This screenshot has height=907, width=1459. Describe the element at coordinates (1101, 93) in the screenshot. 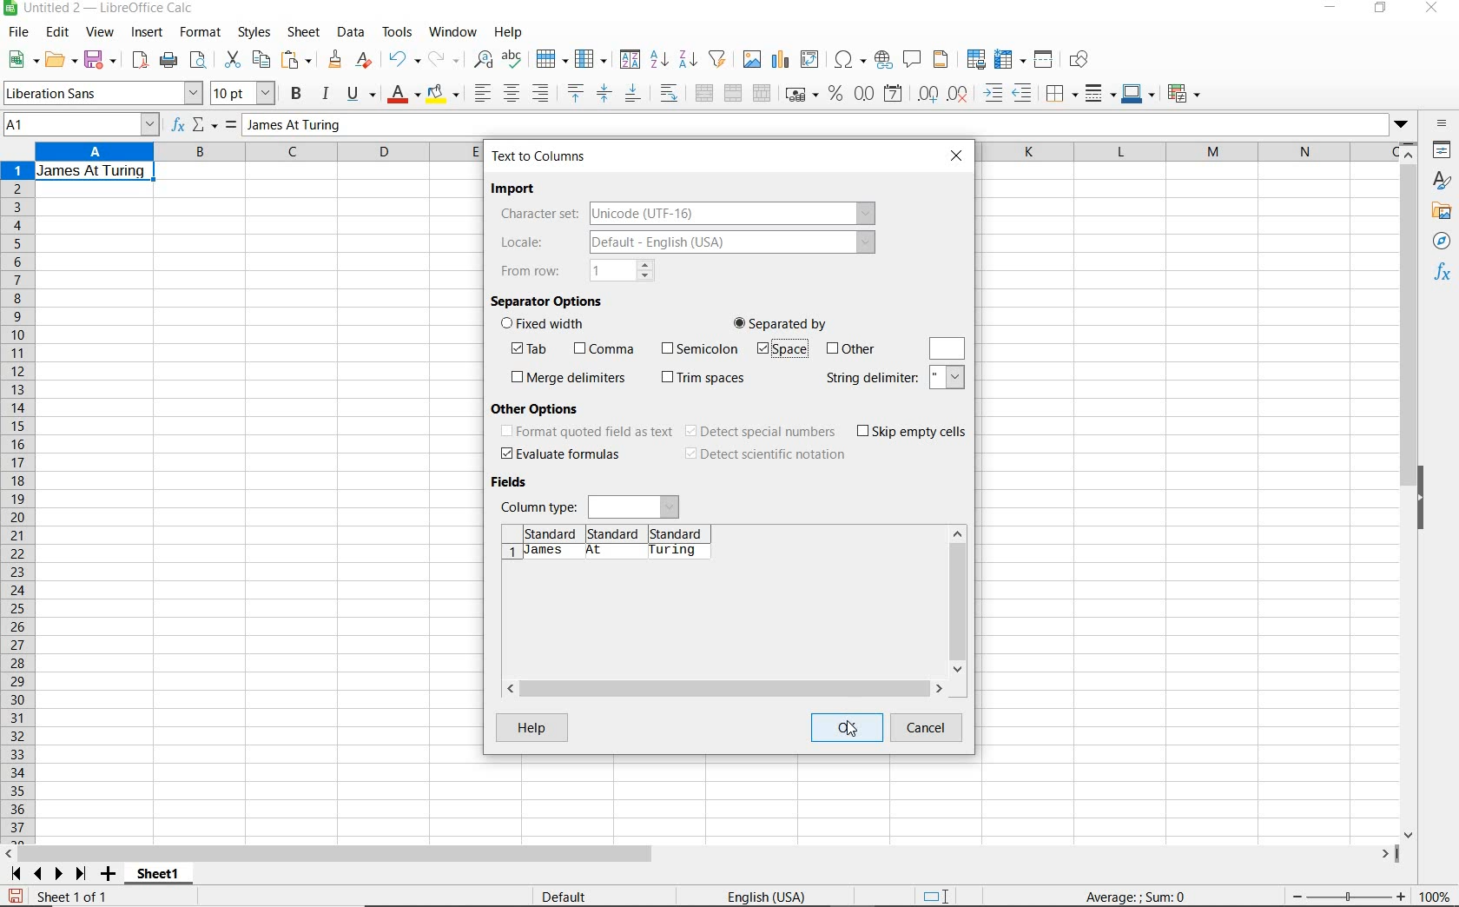

I see `border style` at that location.